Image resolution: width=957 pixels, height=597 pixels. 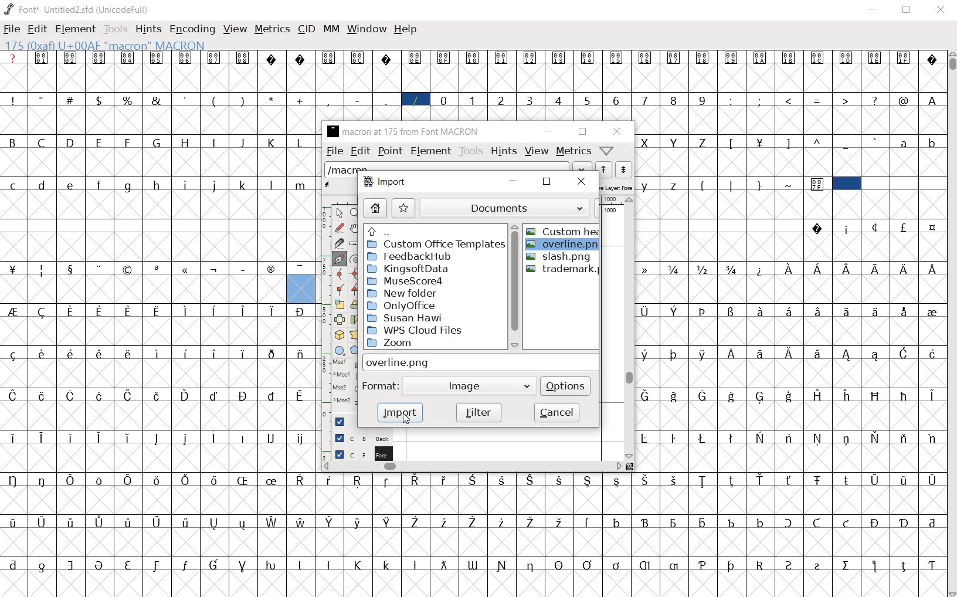 What do you see at coordinates (345, 390) in the screenshot?
I see `Mouse wheel button` at bounding box center [345, 390].